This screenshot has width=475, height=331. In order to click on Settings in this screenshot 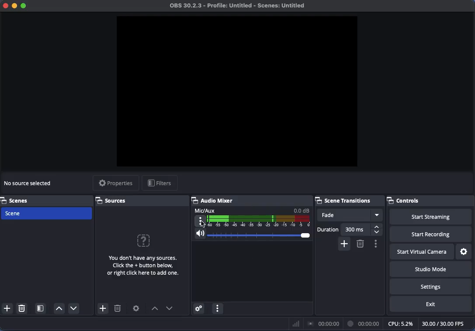, I will do `click(136, 308)`.